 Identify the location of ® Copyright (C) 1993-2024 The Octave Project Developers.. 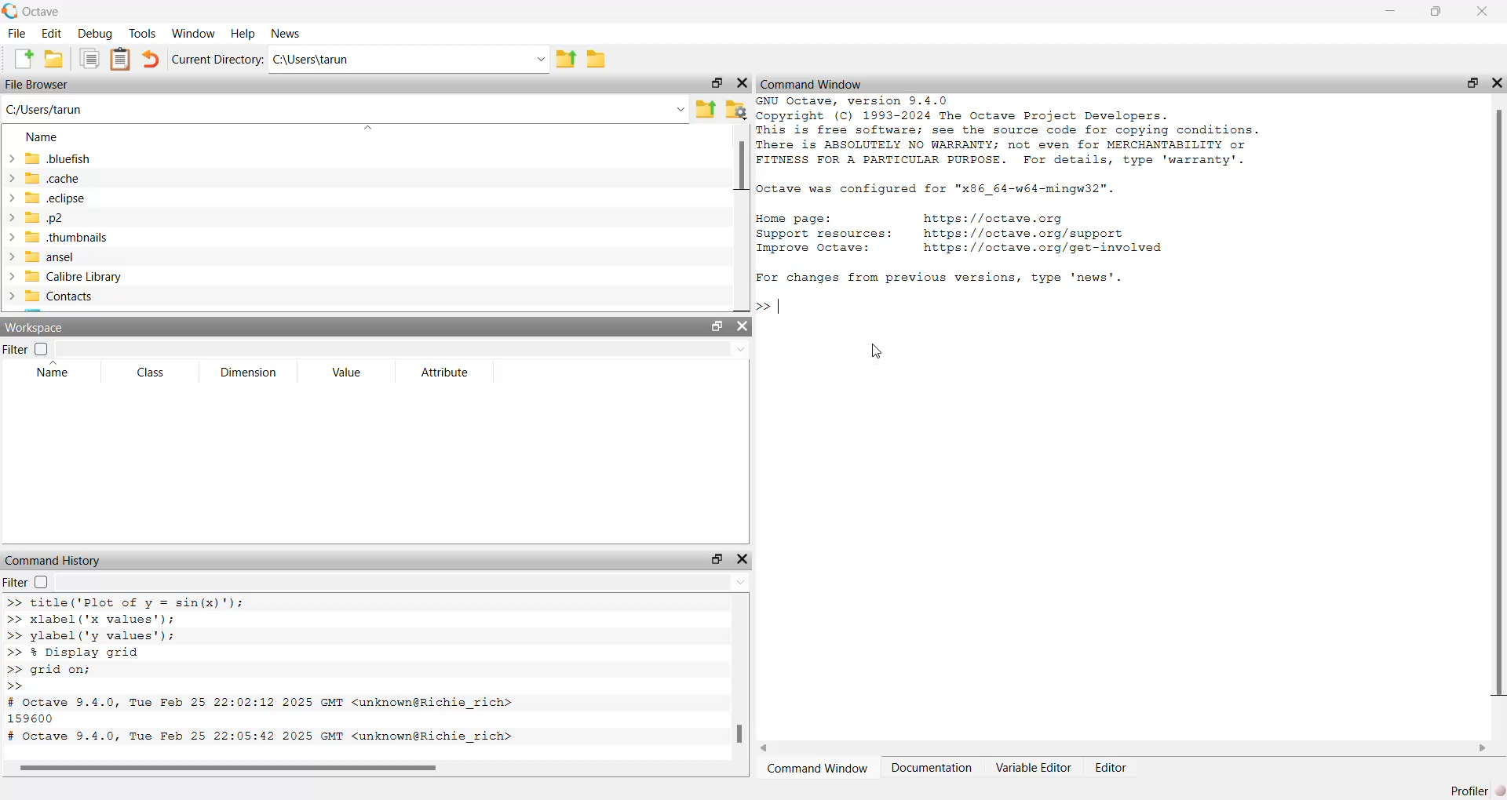
(970, 115).